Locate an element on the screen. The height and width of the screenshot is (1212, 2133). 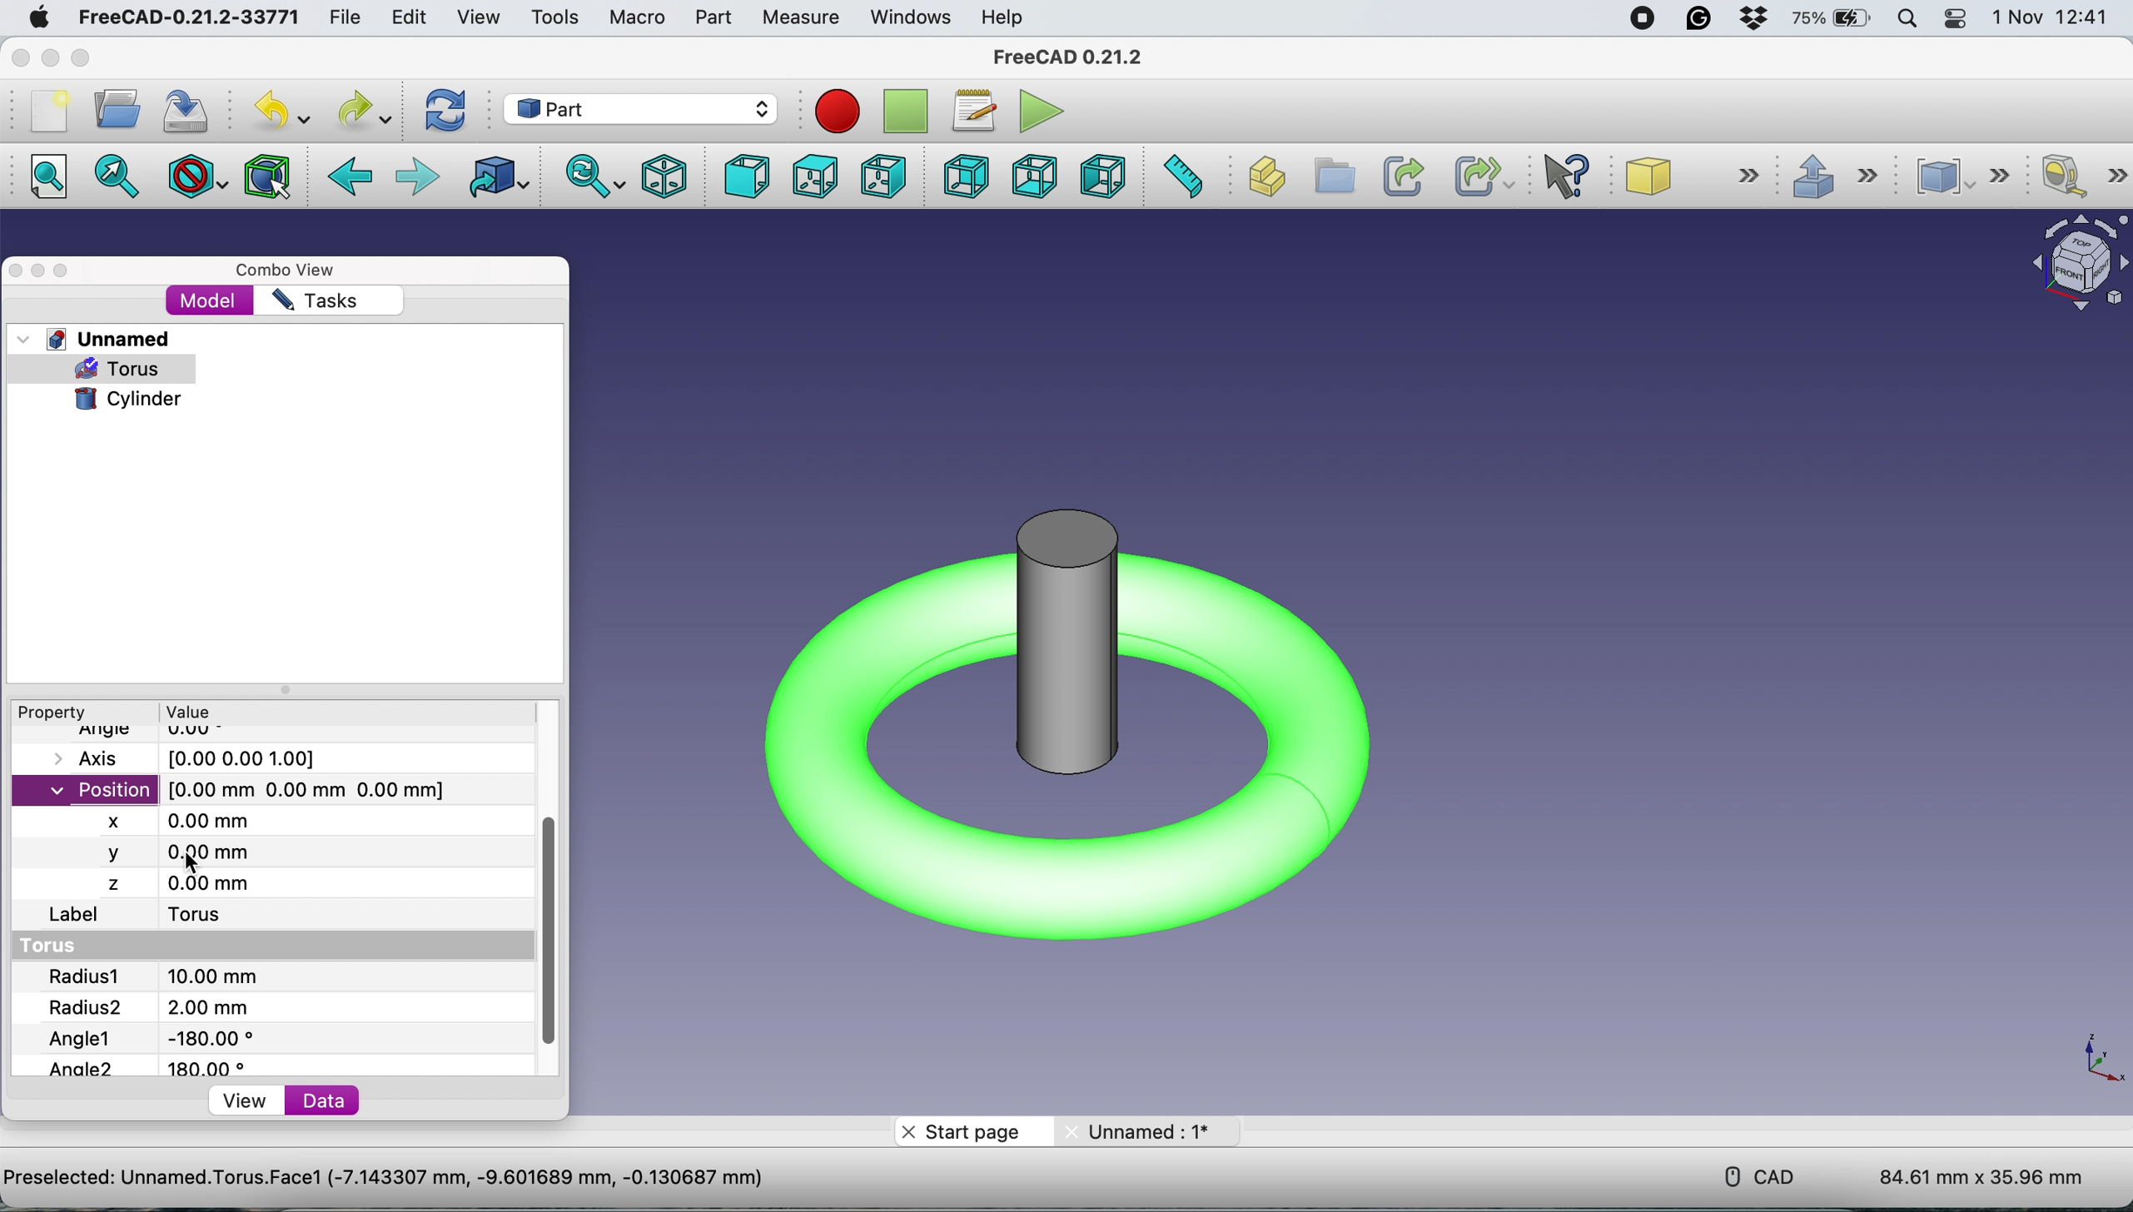
create link is located at coordinates (1401, 175).